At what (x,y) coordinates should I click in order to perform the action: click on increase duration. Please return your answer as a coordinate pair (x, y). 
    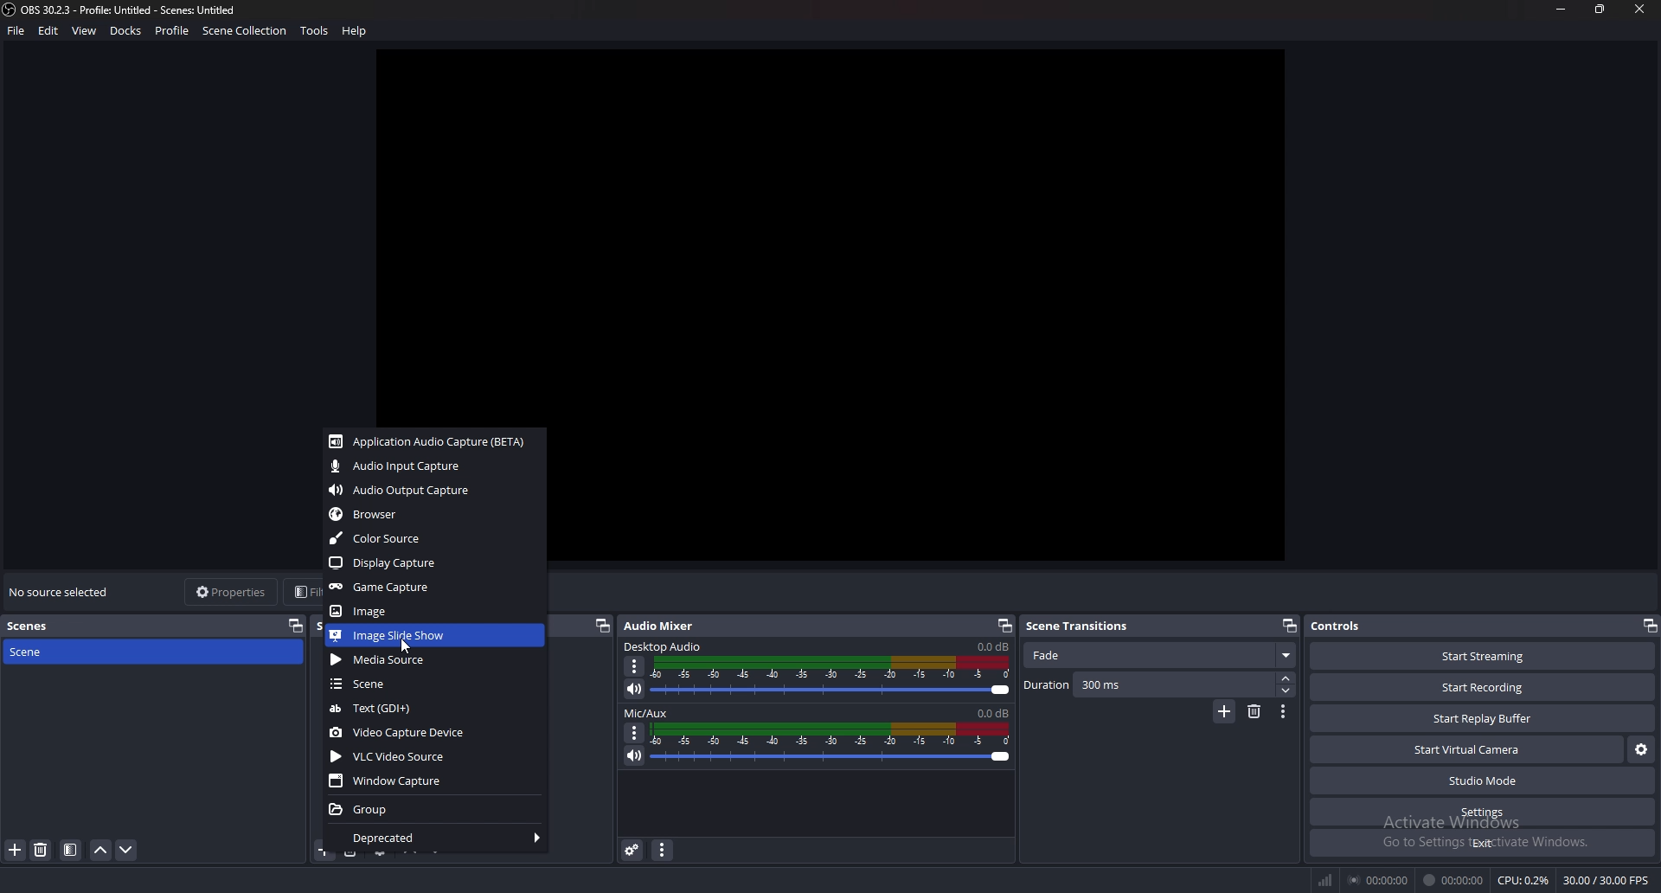
    Looking at the image, I should click on (1286, 678).